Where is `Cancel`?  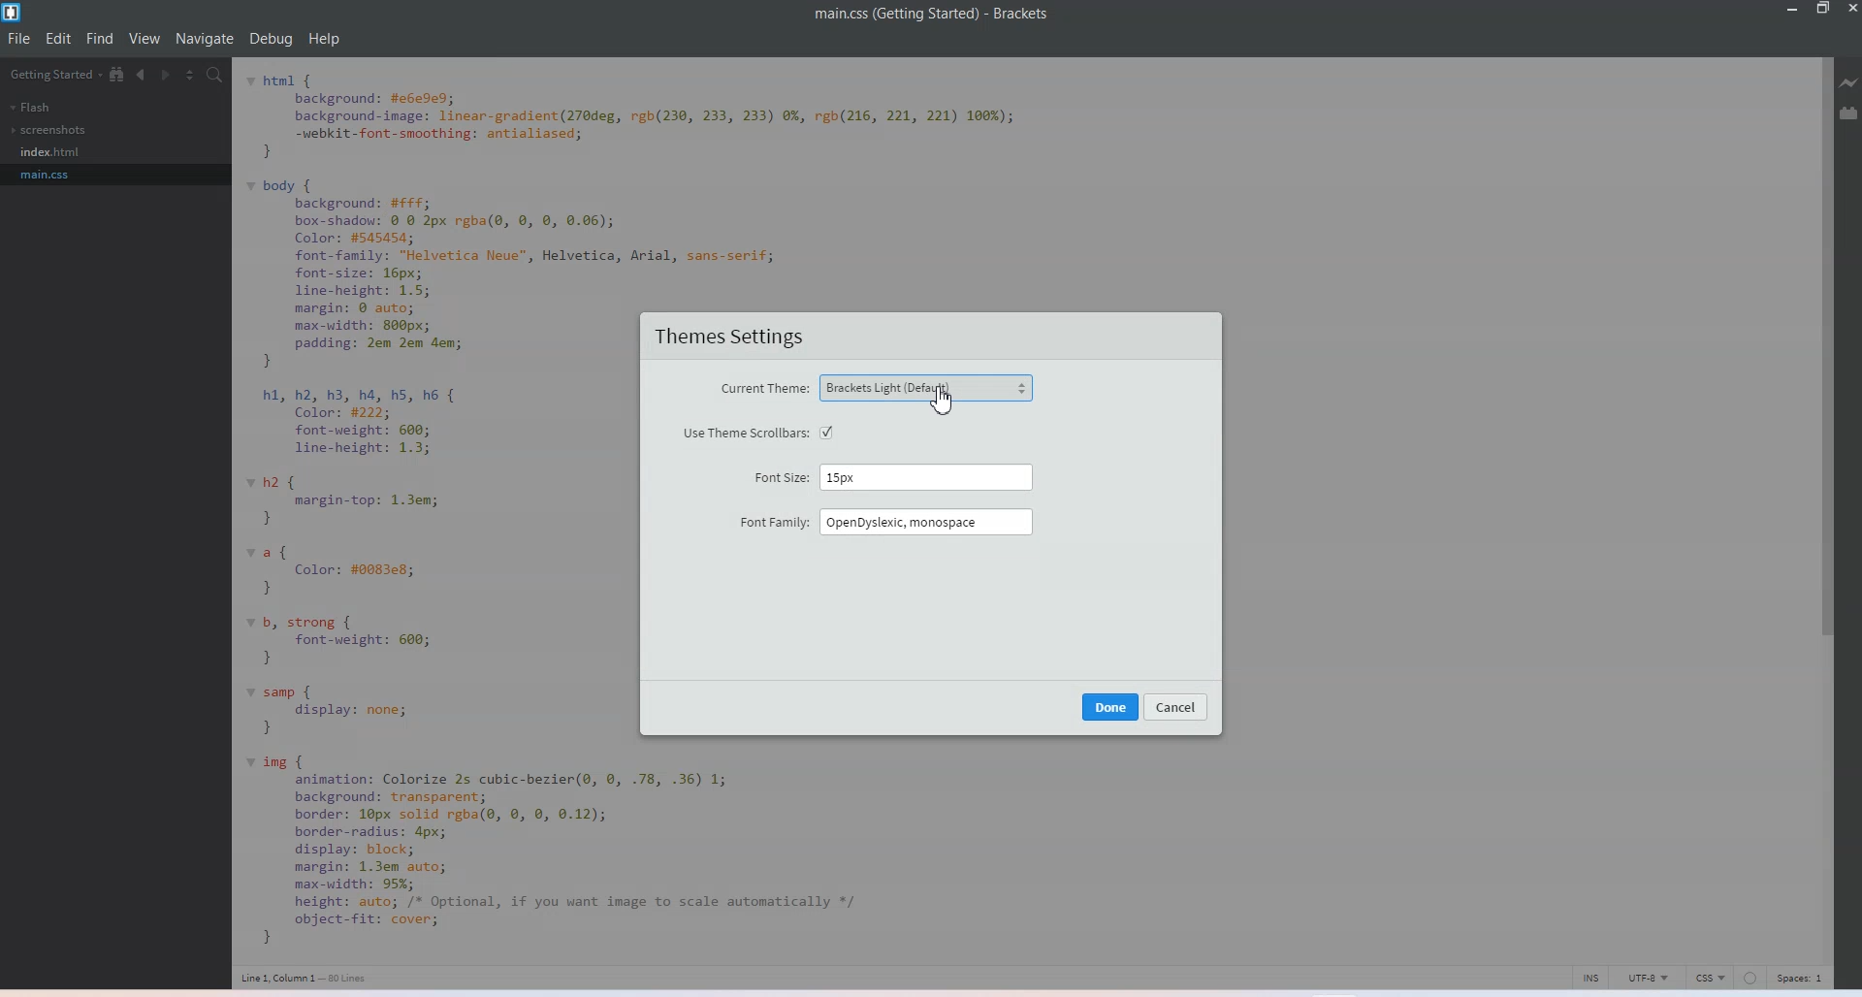
Cancel is located at coordinates (1178, 707).